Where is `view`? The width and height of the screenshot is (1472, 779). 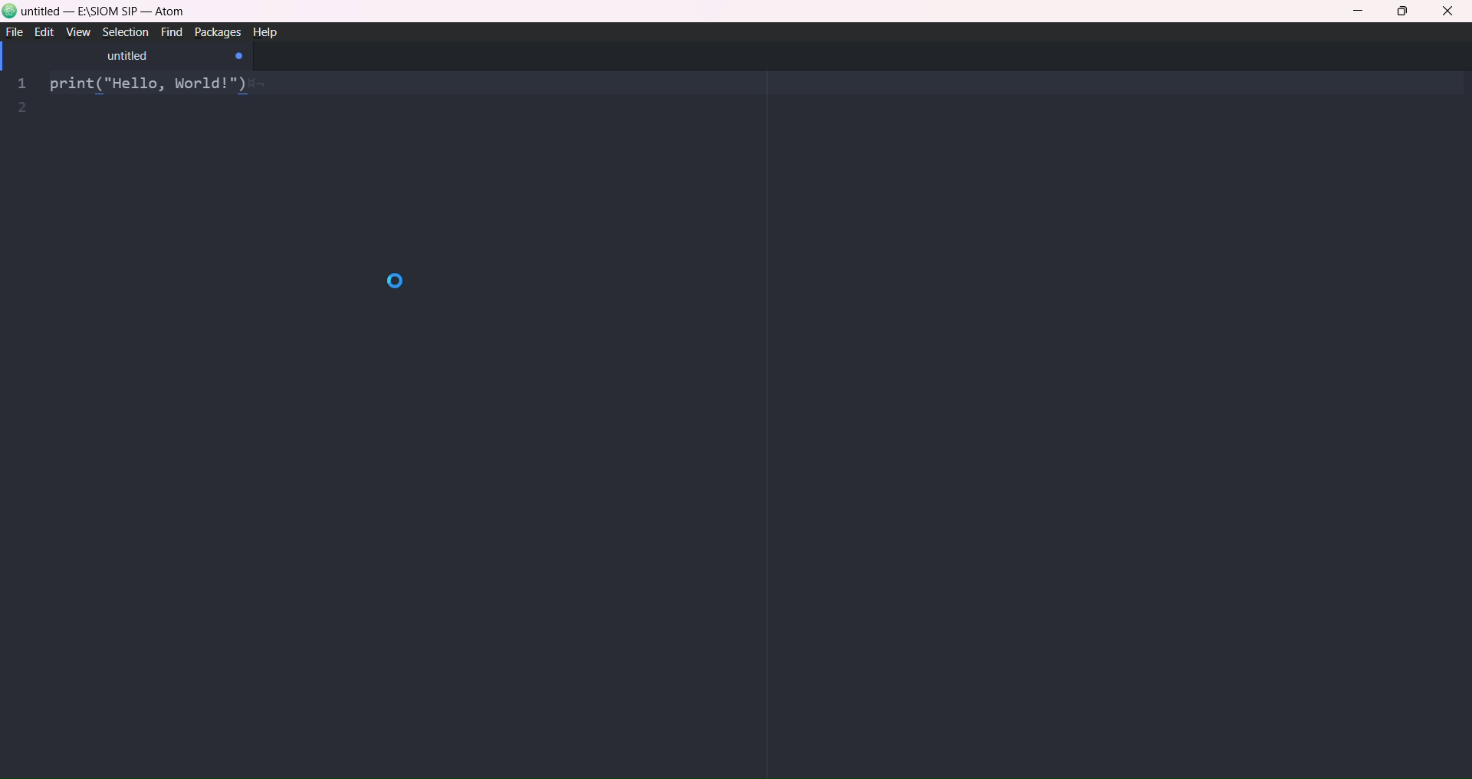
view is located at coordinates (75, 34).